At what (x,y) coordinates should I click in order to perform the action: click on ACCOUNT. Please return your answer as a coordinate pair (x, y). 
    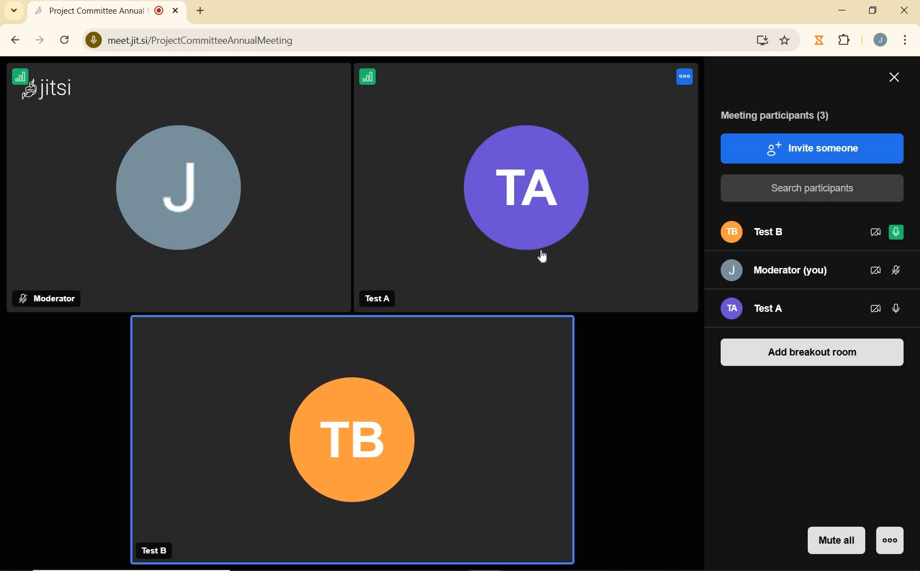
    Looking at the image, I should click on (881, 40).